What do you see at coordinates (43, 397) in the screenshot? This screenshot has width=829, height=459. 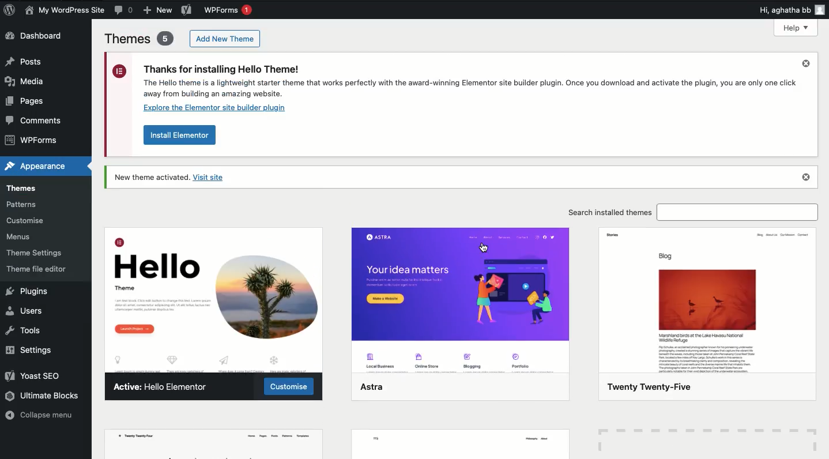 I see `Ultimate blocks` at bounding box center [43, 397].